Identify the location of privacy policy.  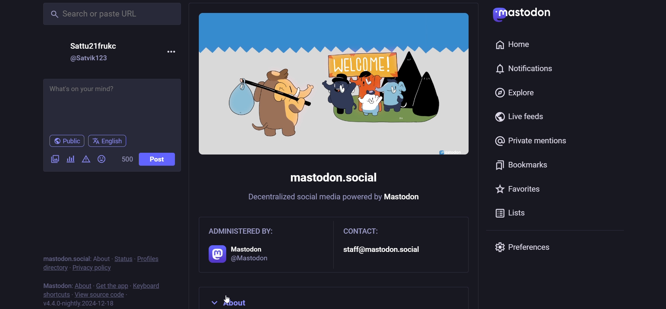
(92, 268).